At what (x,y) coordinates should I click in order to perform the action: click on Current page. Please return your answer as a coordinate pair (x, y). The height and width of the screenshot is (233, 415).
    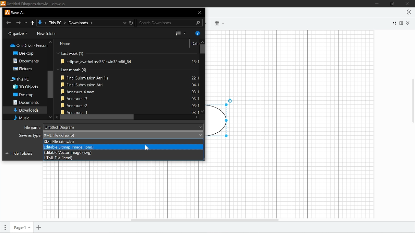
    Looking at the image, I should click on (22, 227).